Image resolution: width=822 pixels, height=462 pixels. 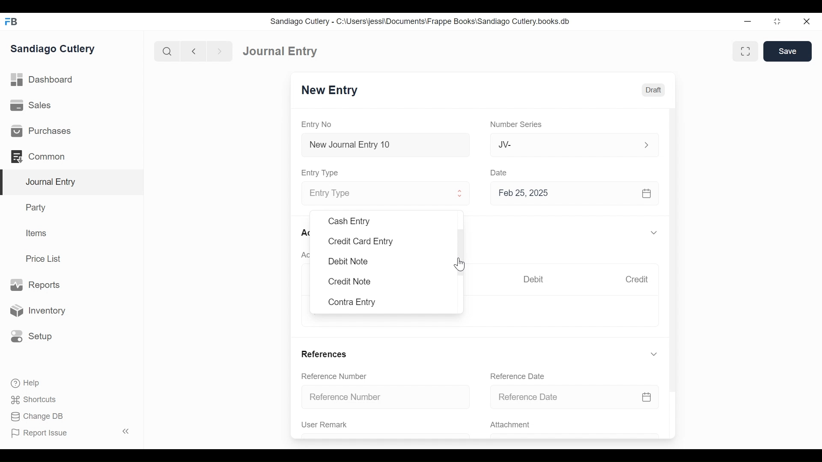 What do you see at coordinates (32, 335) in the screenshot?
I see `Setup` at bounding box center [32, 335].